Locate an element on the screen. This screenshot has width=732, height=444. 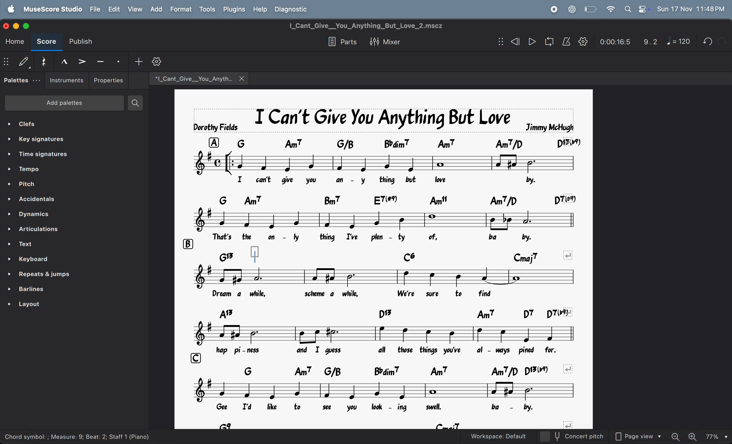
minimize is located at coordinates (15, 26).